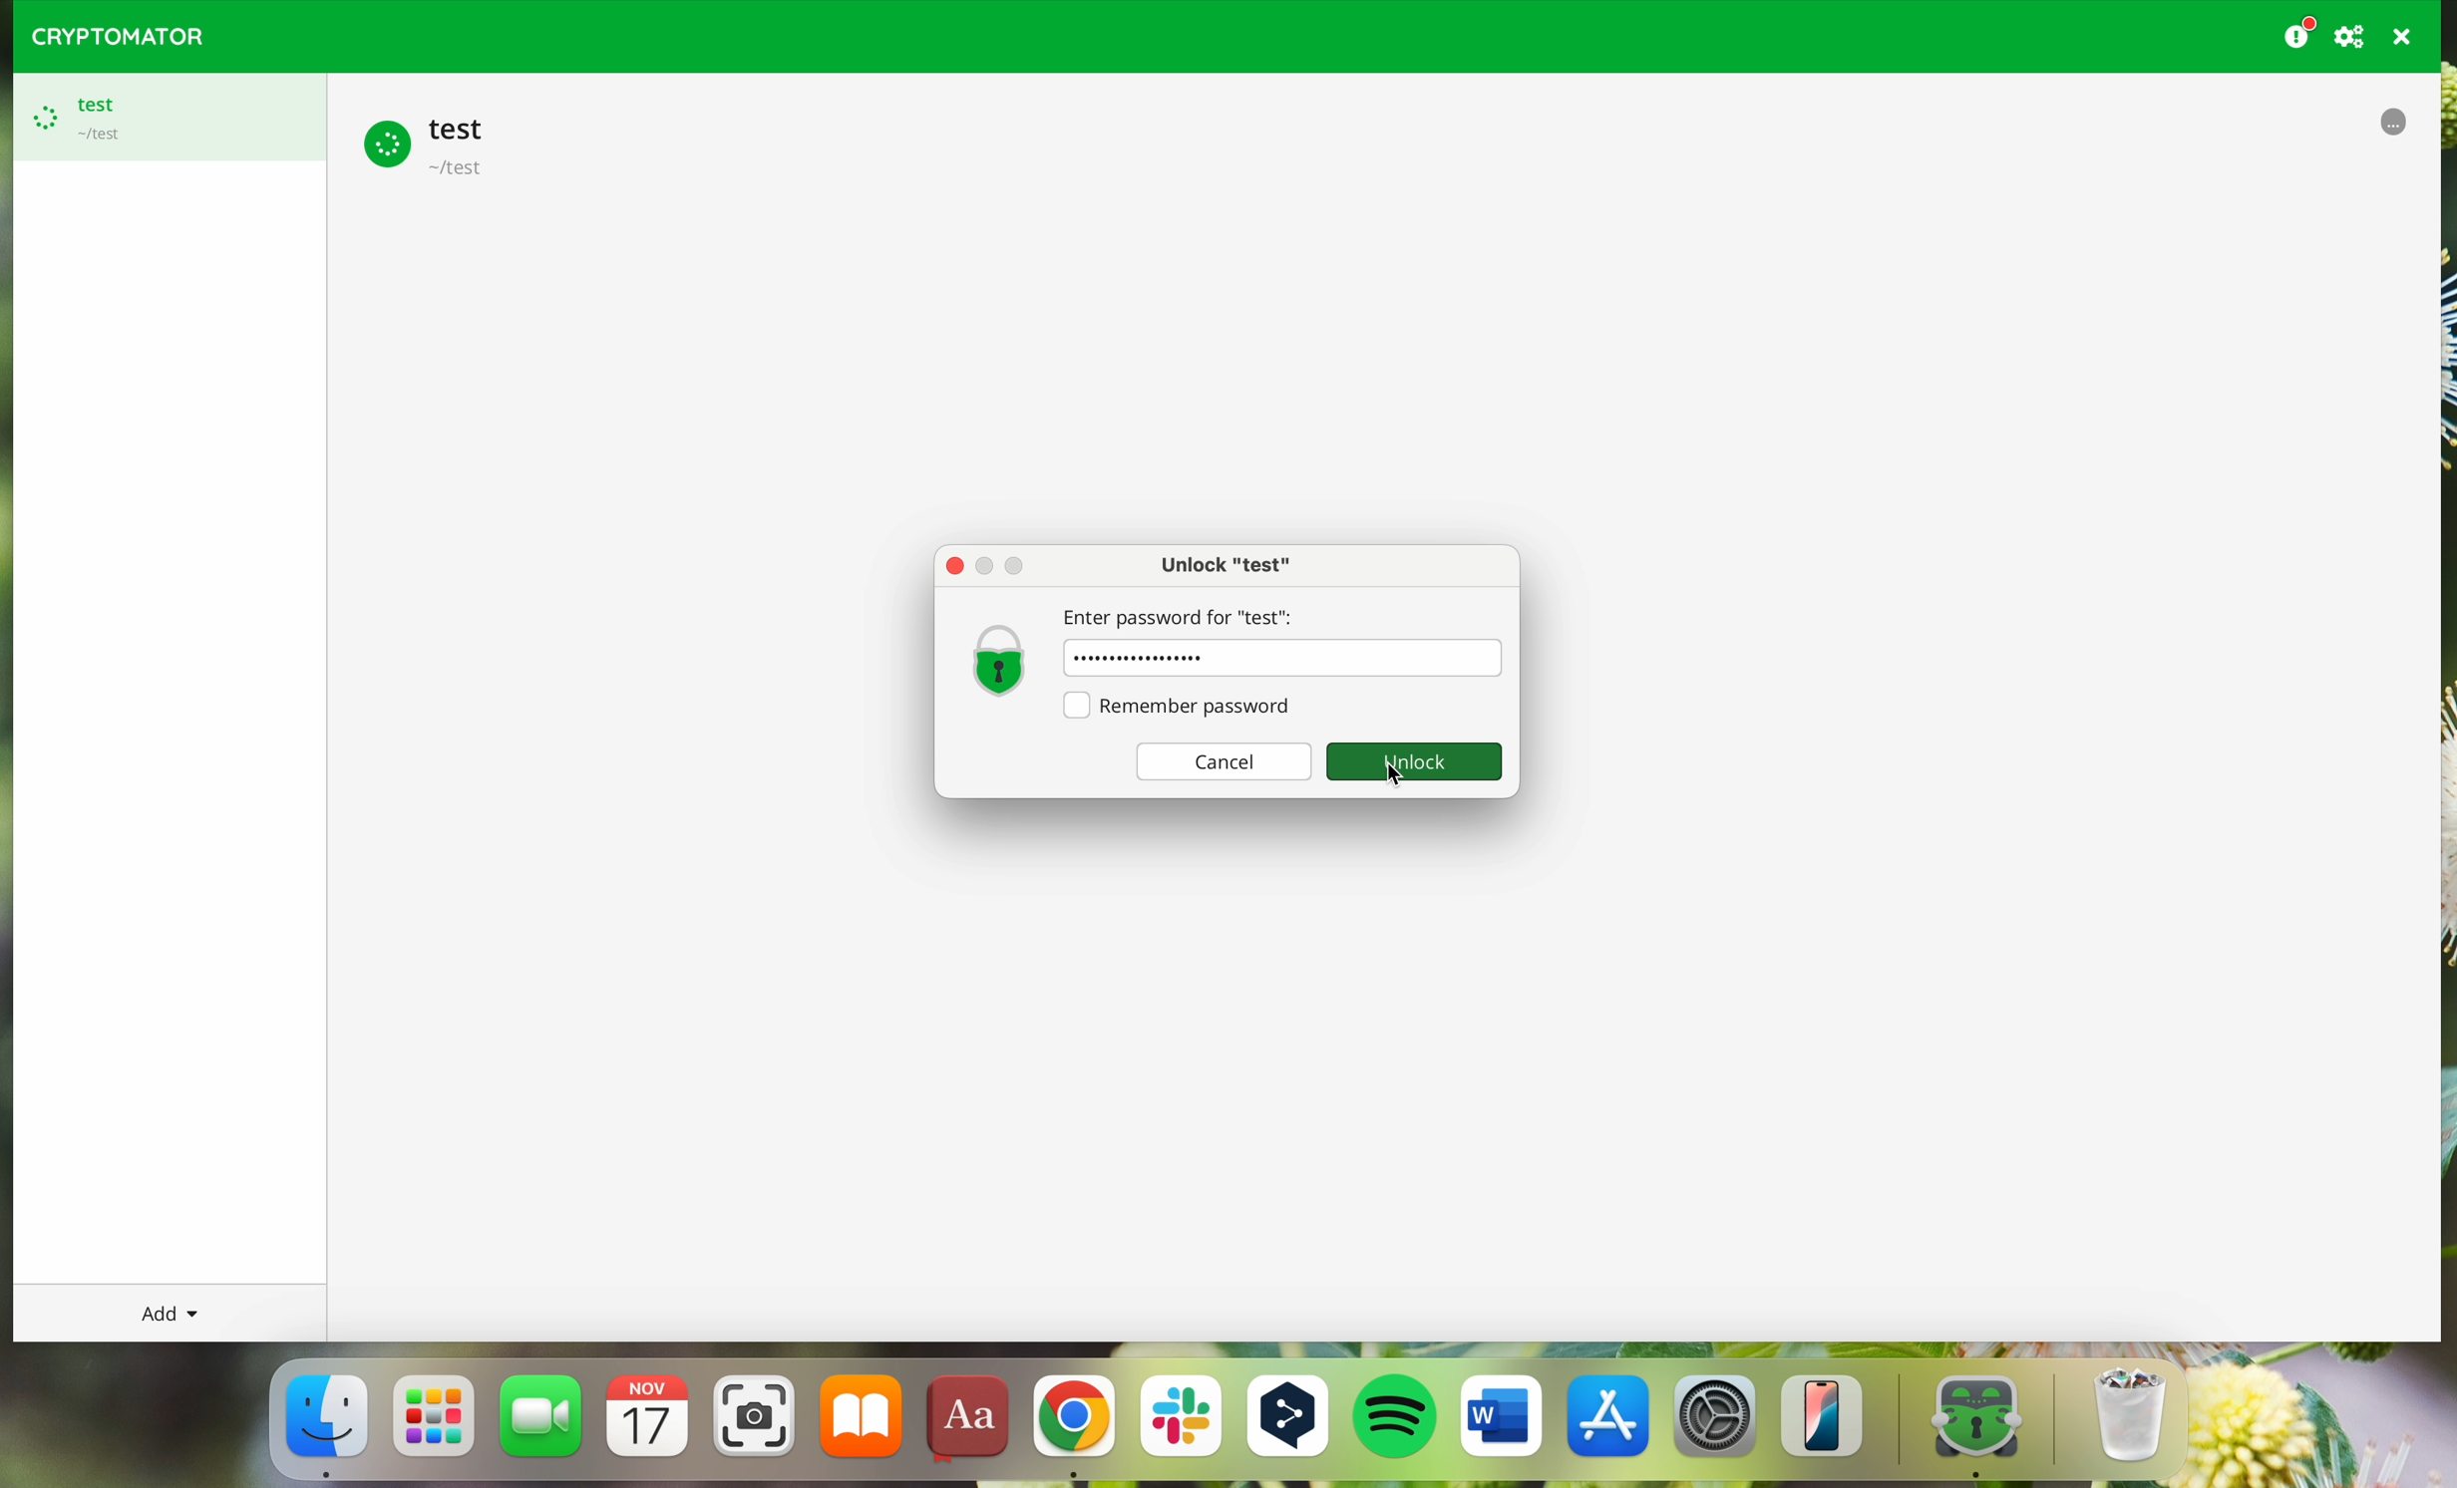  What do you see at coordinates (163, 118) in the screenshot?
I see `test vault` at bounding box center [163, 118].